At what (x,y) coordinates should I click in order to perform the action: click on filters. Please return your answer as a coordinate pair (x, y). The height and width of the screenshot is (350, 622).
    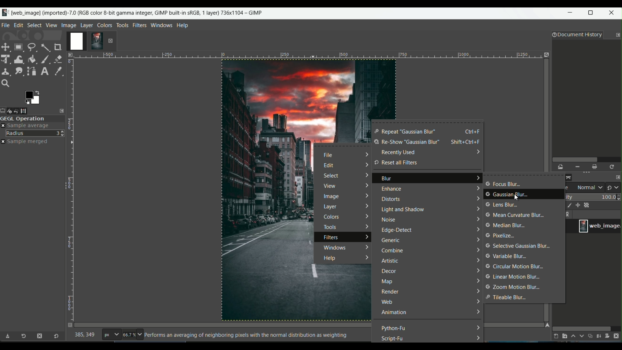
    Looking at the image, I should click on (331, 238).